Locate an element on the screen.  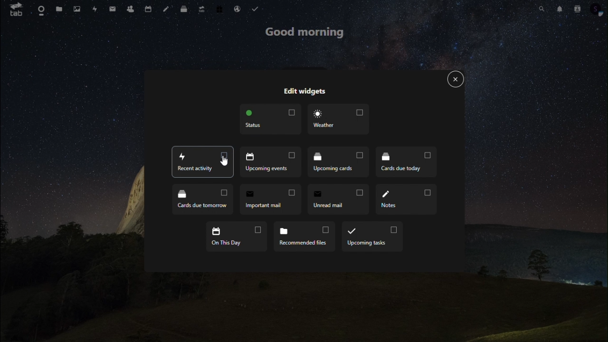
status is located at coordinates (272, 121).